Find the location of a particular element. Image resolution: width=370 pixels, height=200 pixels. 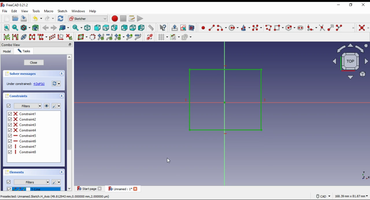

axis is located at coordinates (362, 174).